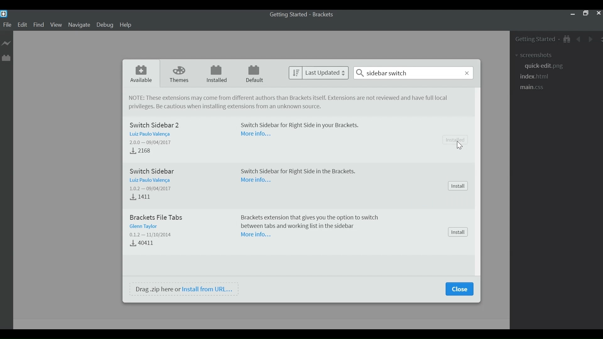 Image resolution: width=603 pixels, height=339 pixels. What do you see at coordinates (146, 226) in the screenshot?
I see `Glenn Taylor` at bounding box center [146, 226].